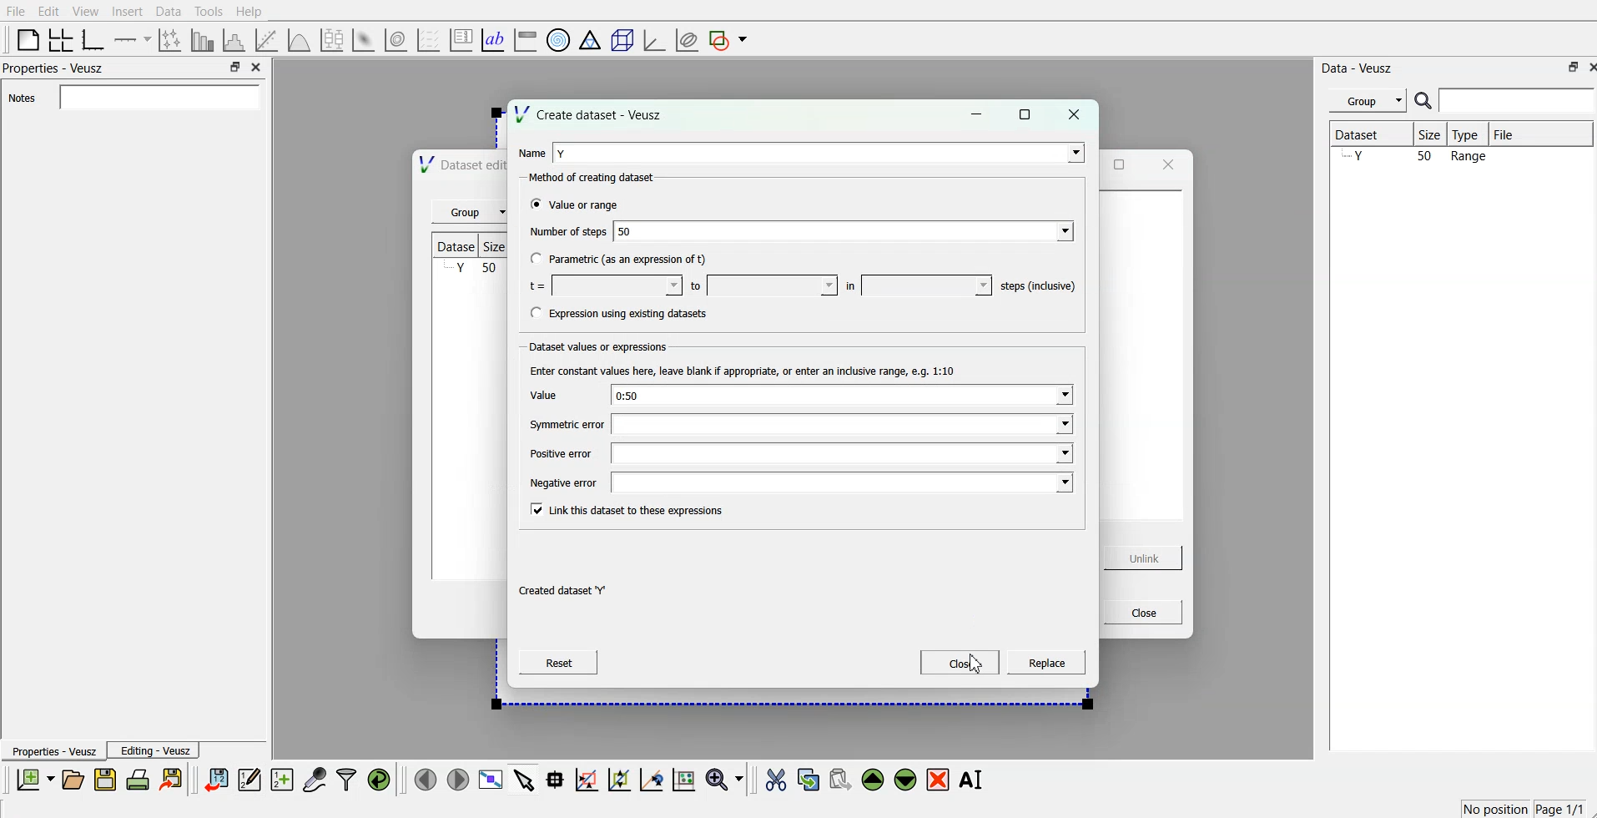  Describe the element at coordinates (850, 286) in the screenshot. I see `in` at that location.